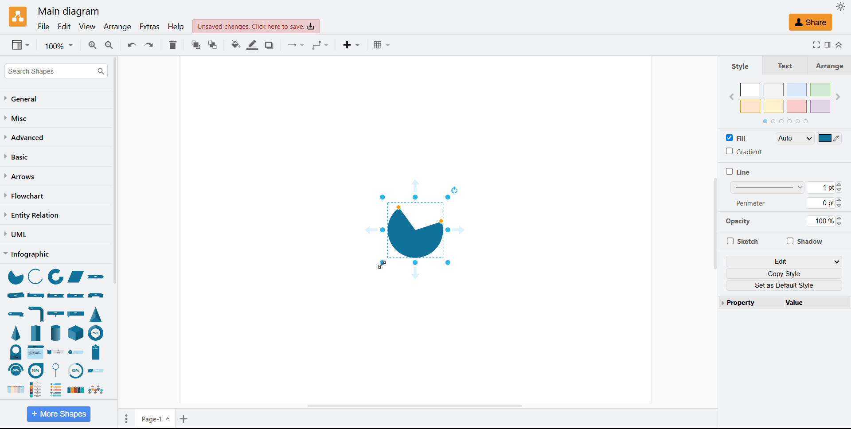  I want to click on Guide arrows , so click(414, 185).